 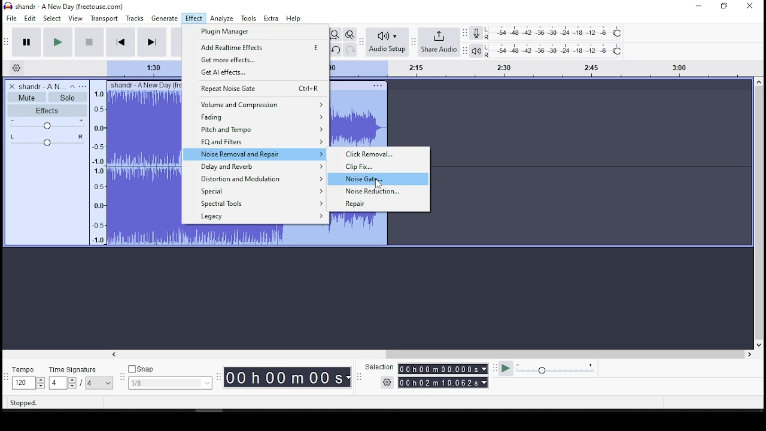 I want to click on time signature, so click(x=81, y=378).